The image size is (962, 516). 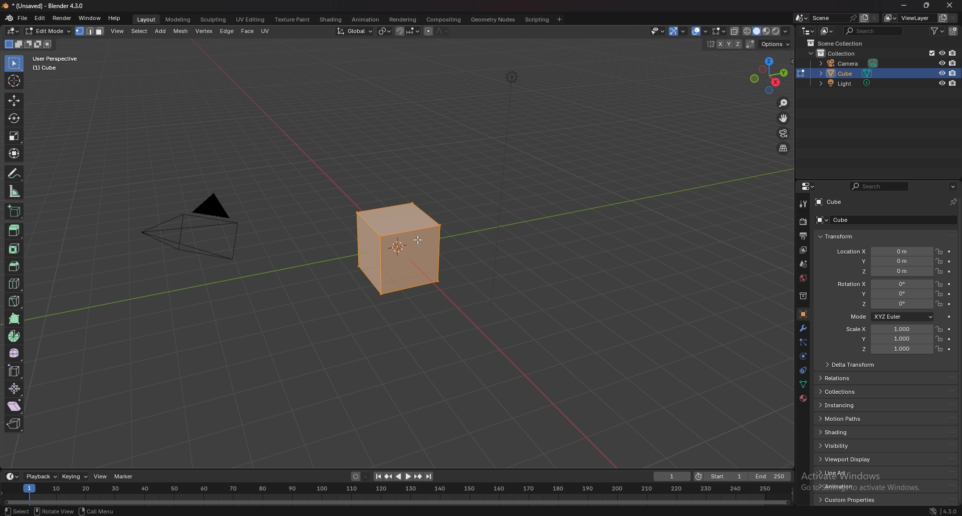 What do you see at coordinates (941, 63) in the screenshot?
I see `hide in viewport` at bounding box center [941, 63].